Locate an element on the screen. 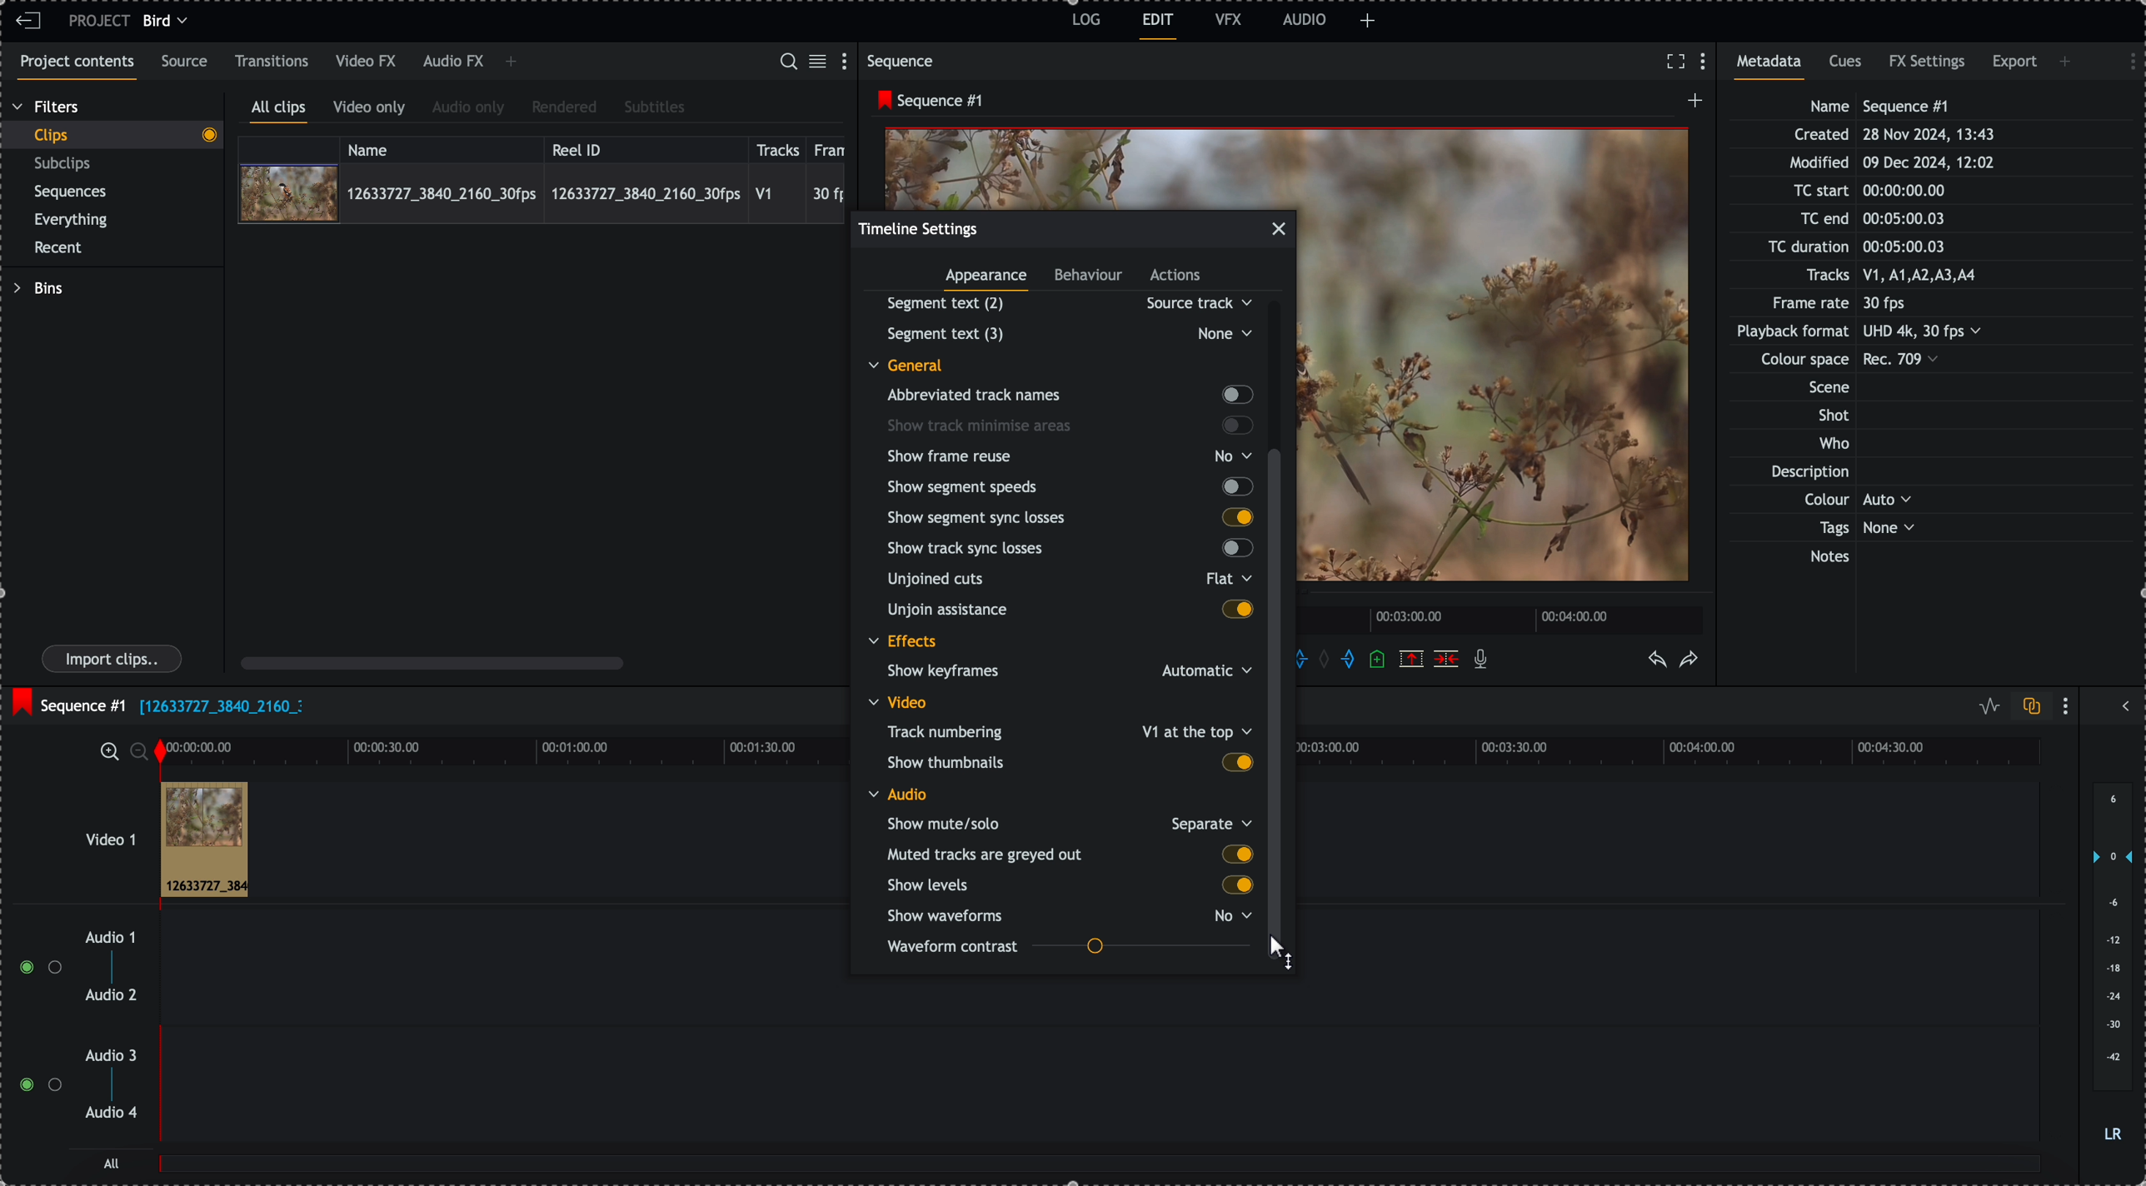  VFX is located at coordinates (1229, 19).